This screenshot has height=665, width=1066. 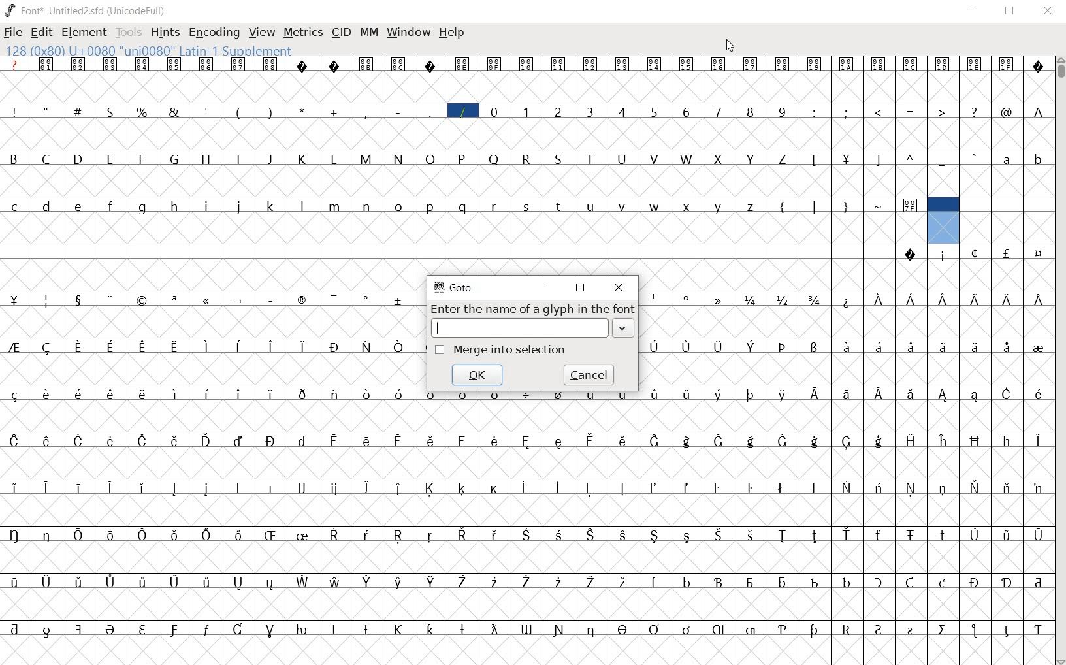 What do you see at coordinates (80, 111) in the screenshot?
I see `#` at bounding box center [80, 111].